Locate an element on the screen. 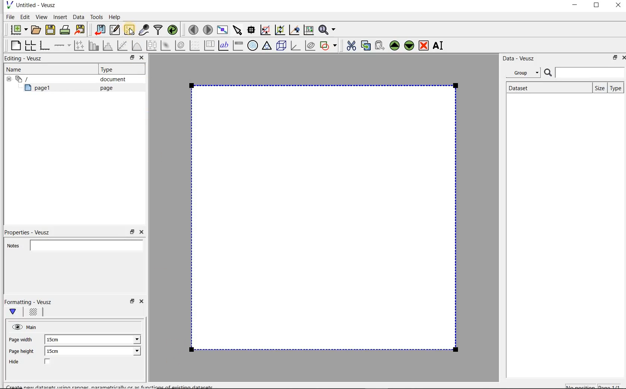 This screenshot has width=626, height=389. restore down is located at coordinates (132, 232).